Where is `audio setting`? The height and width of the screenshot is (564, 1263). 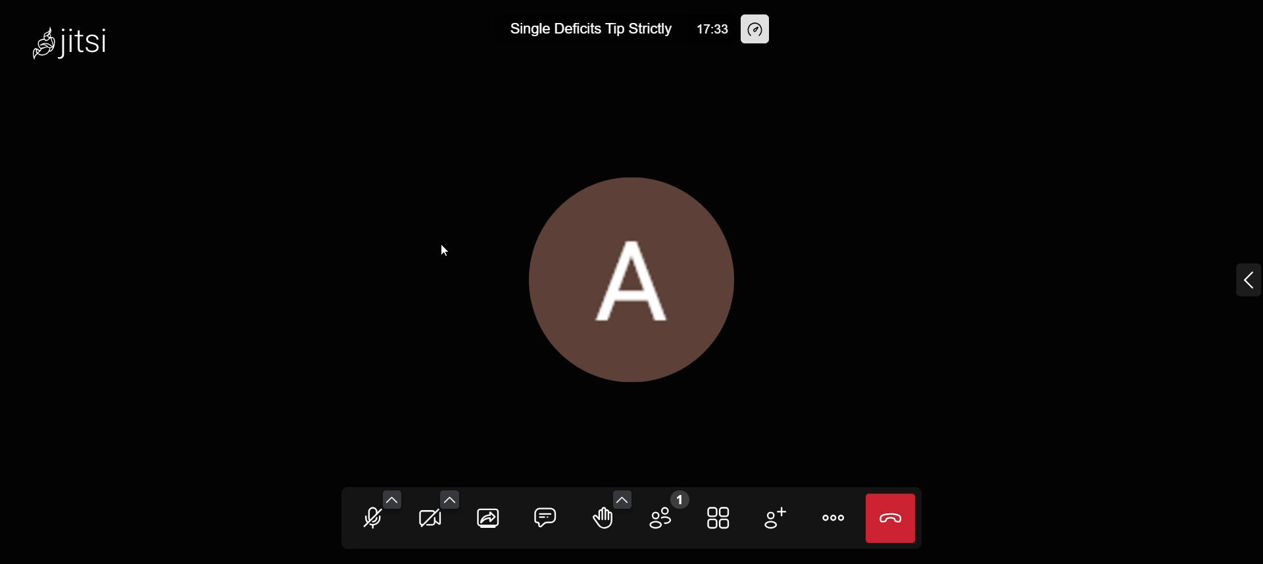 audio setting is located at coordinates (392, 499).